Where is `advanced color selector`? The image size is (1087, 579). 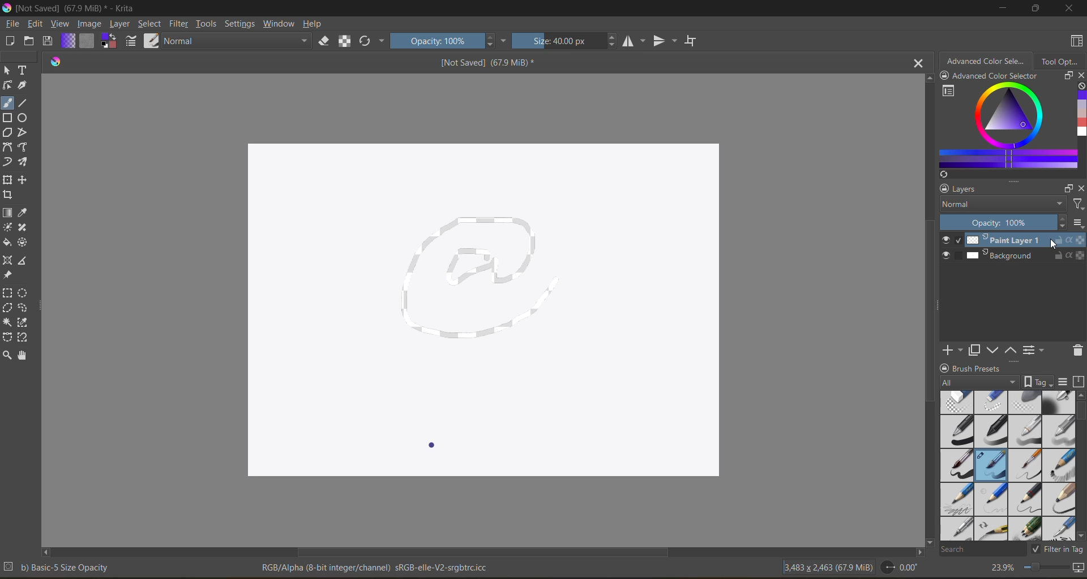 advanced color selector is located at coordinates (1005, 125).